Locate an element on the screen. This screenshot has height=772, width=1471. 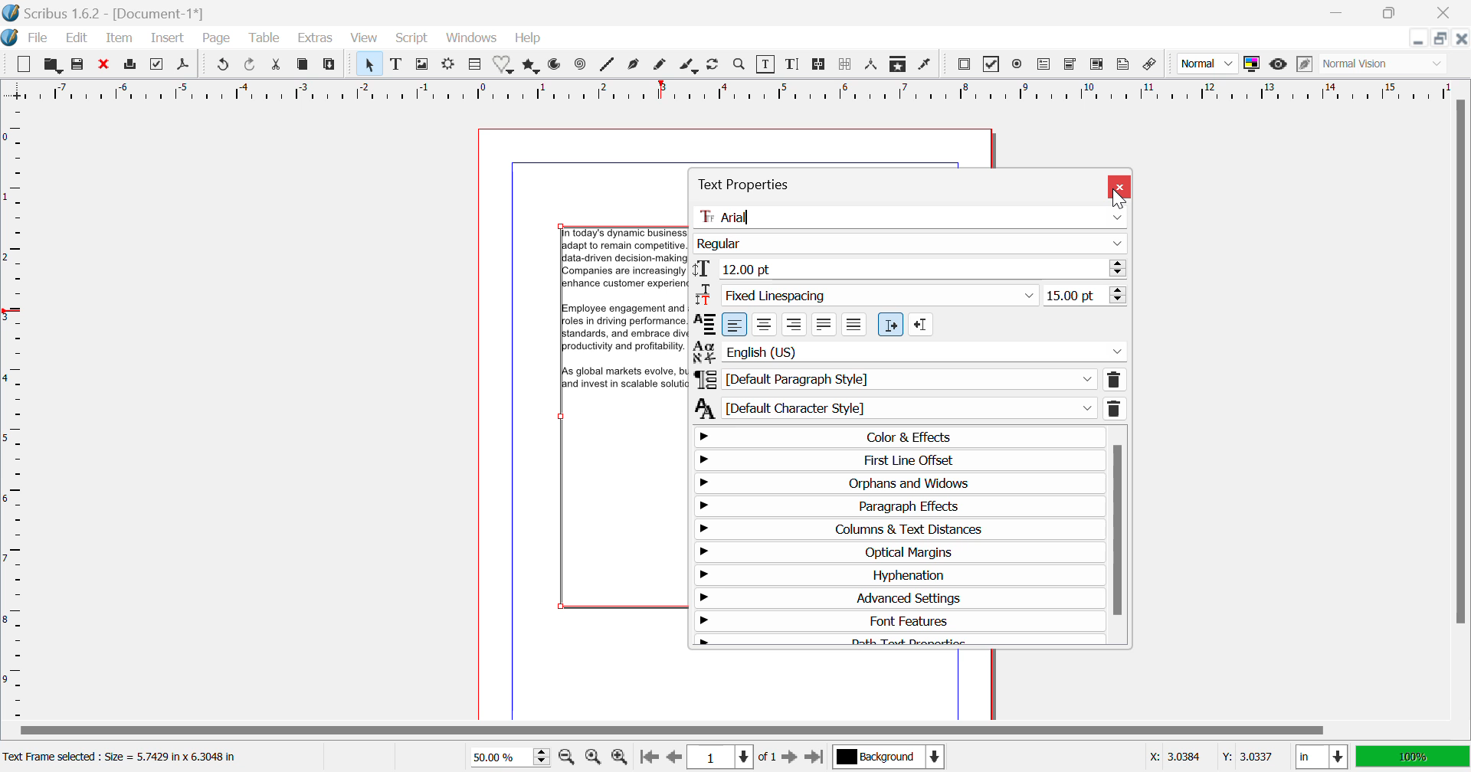
Close is located at coordinates (1445, 13).